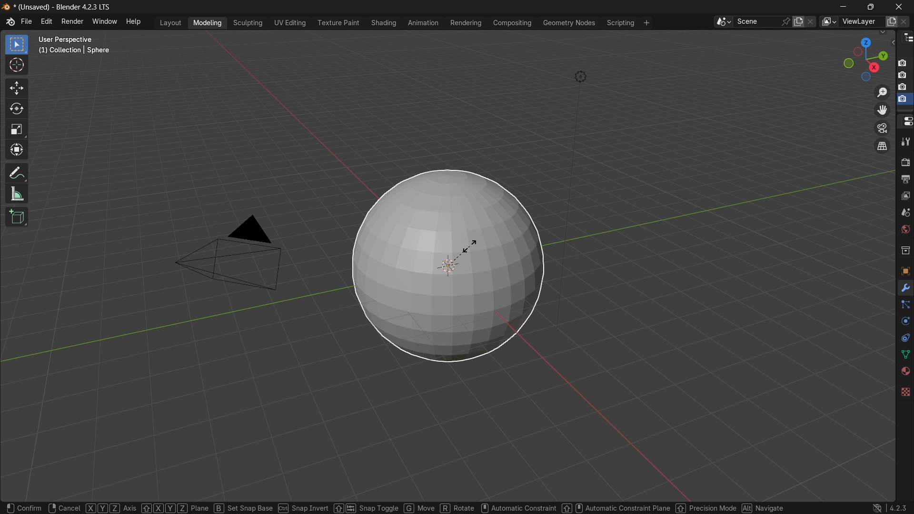 This screenshot has width=914, height=514. I want to click on outliner, so click(906, 40).